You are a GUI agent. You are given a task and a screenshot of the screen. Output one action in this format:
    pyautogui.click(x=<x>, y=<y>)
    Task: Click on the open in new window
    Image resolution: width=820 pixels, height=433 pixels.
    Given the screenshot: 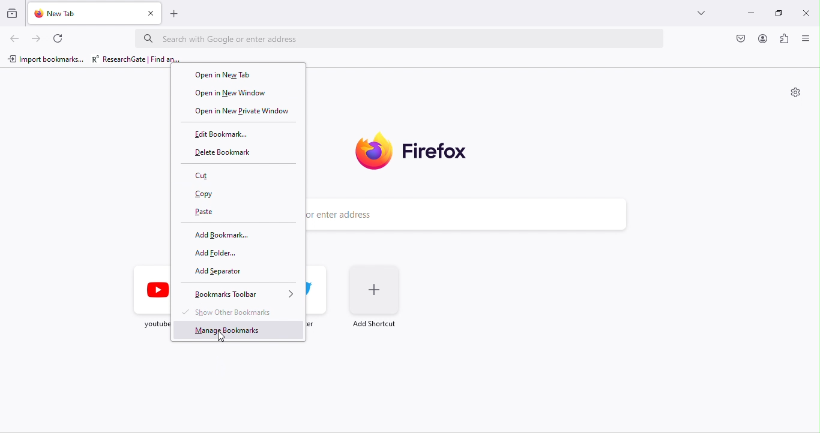 What is the action you would take?
    pyautogui.click(x=241, y=94)
    